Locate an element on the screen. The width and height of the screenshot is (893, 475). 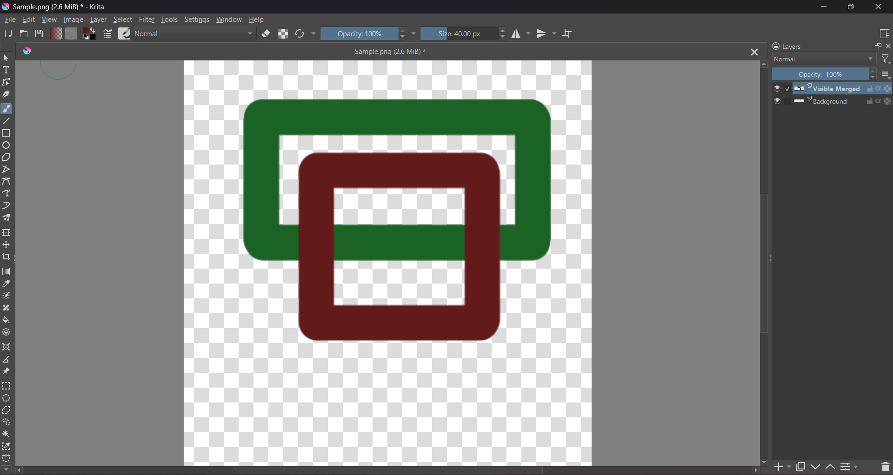
Enclose and fill is located at coordinates (7, 332).